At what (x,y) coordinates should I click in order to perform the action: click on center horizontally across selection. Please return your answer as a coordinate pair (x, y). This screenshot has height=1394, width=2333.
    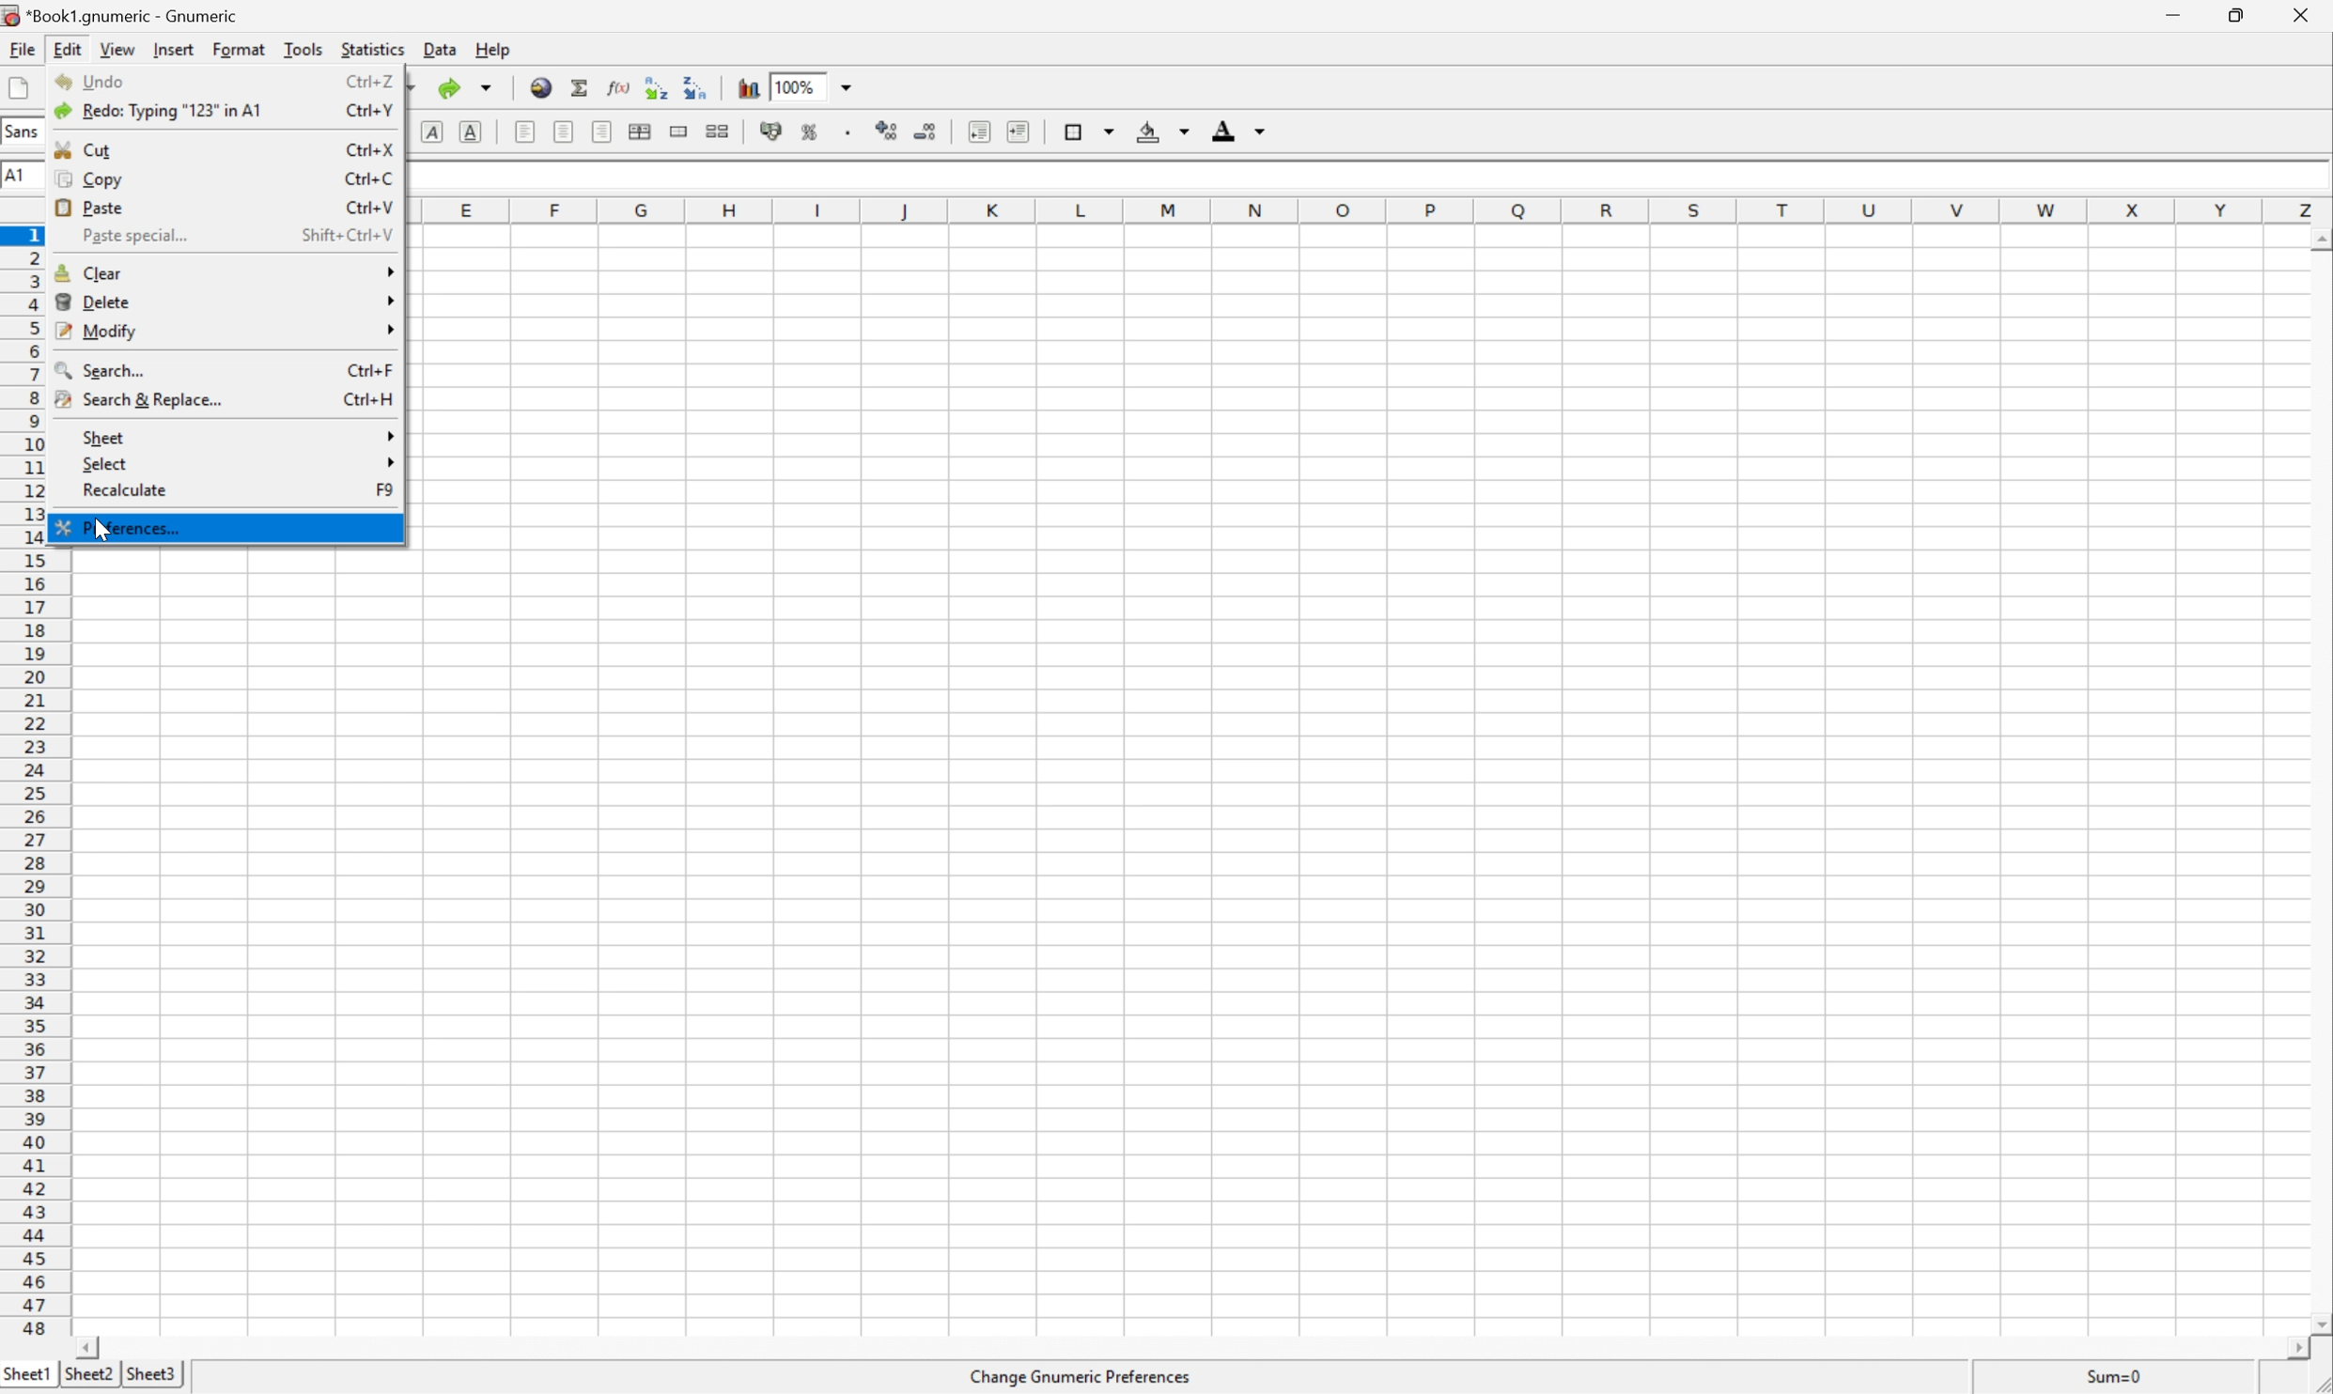
    Looking at the image, I should click on (642, 128).